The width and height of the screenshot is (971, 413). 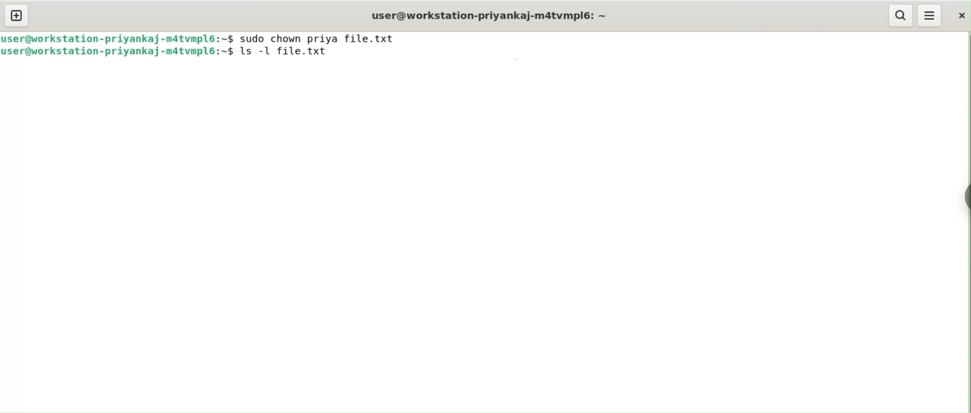 I want to click on sidebar, so click(x=965, y=195).